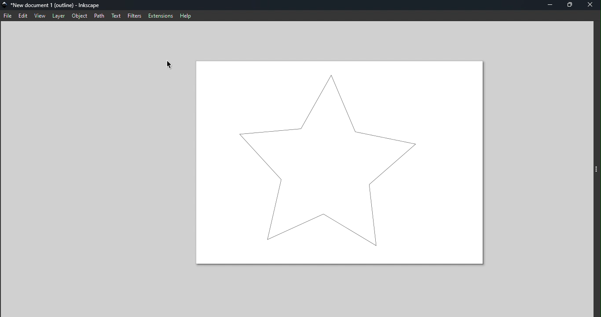  Describe the element at coordinates (40, 16) in the screenshot. I see `View` at that location.